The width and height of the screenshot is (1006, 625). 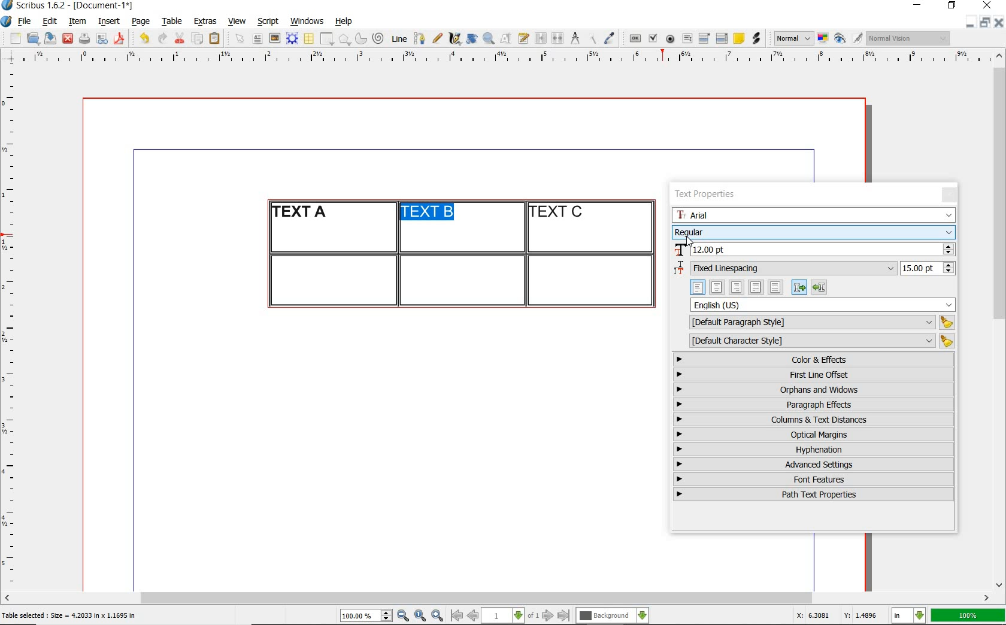 What do you see at coordinates (109, 22) in the screenshot?
I see `insert` at bounding box center [109, 22].